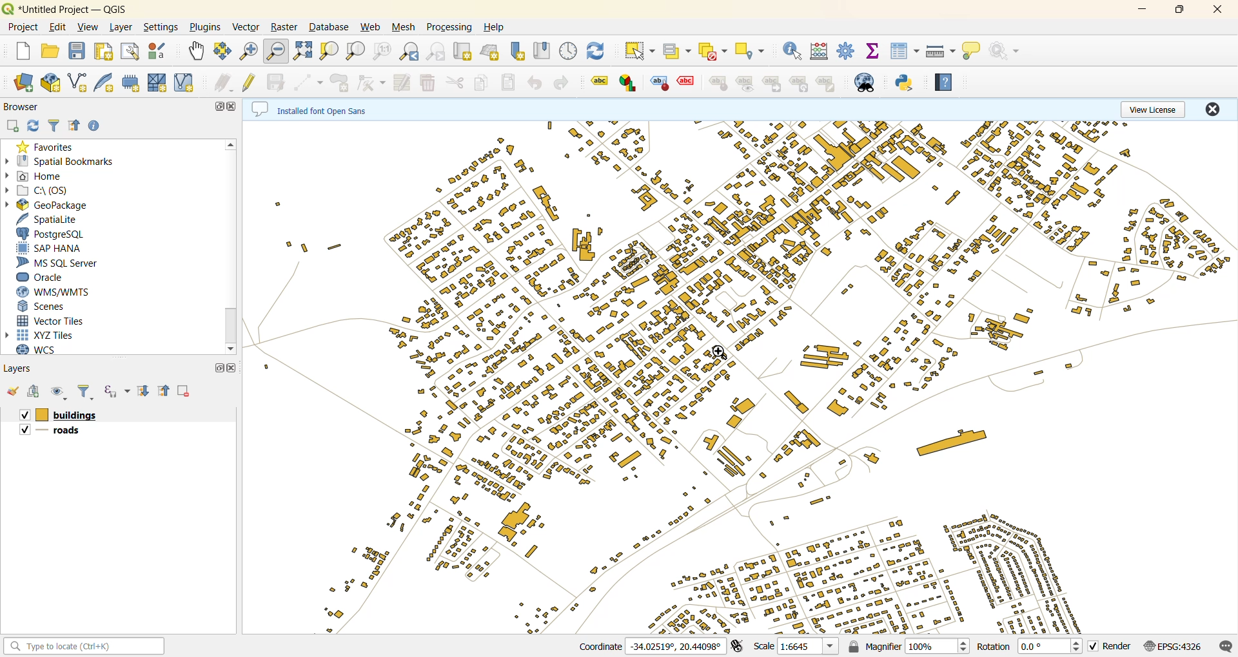  Describe the element at coordinates (64, 162) in the screenshot. I see `spatial bookmarks` at that location.